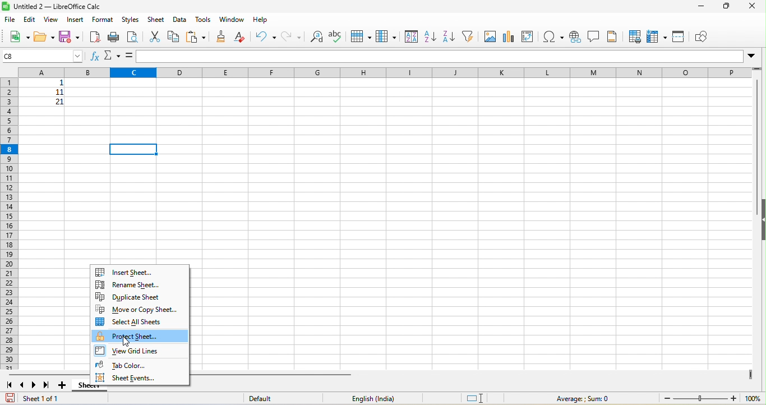 The width and height of the screenshot is (766, 405). Describe the element at coordinates (754, 6) in the screenshot. I see `close` at that location.